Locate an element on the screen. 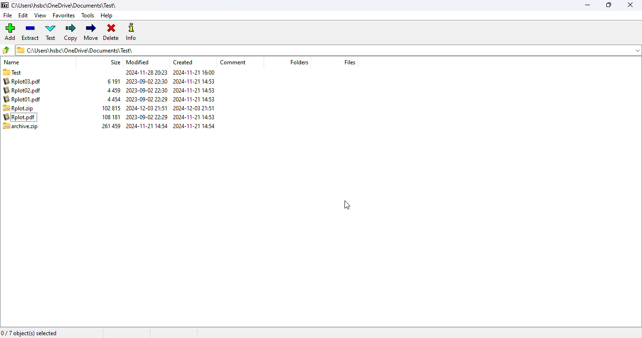 The height and width of the screenshot is (338, 642). current folder is located at coordinates (64, 5).